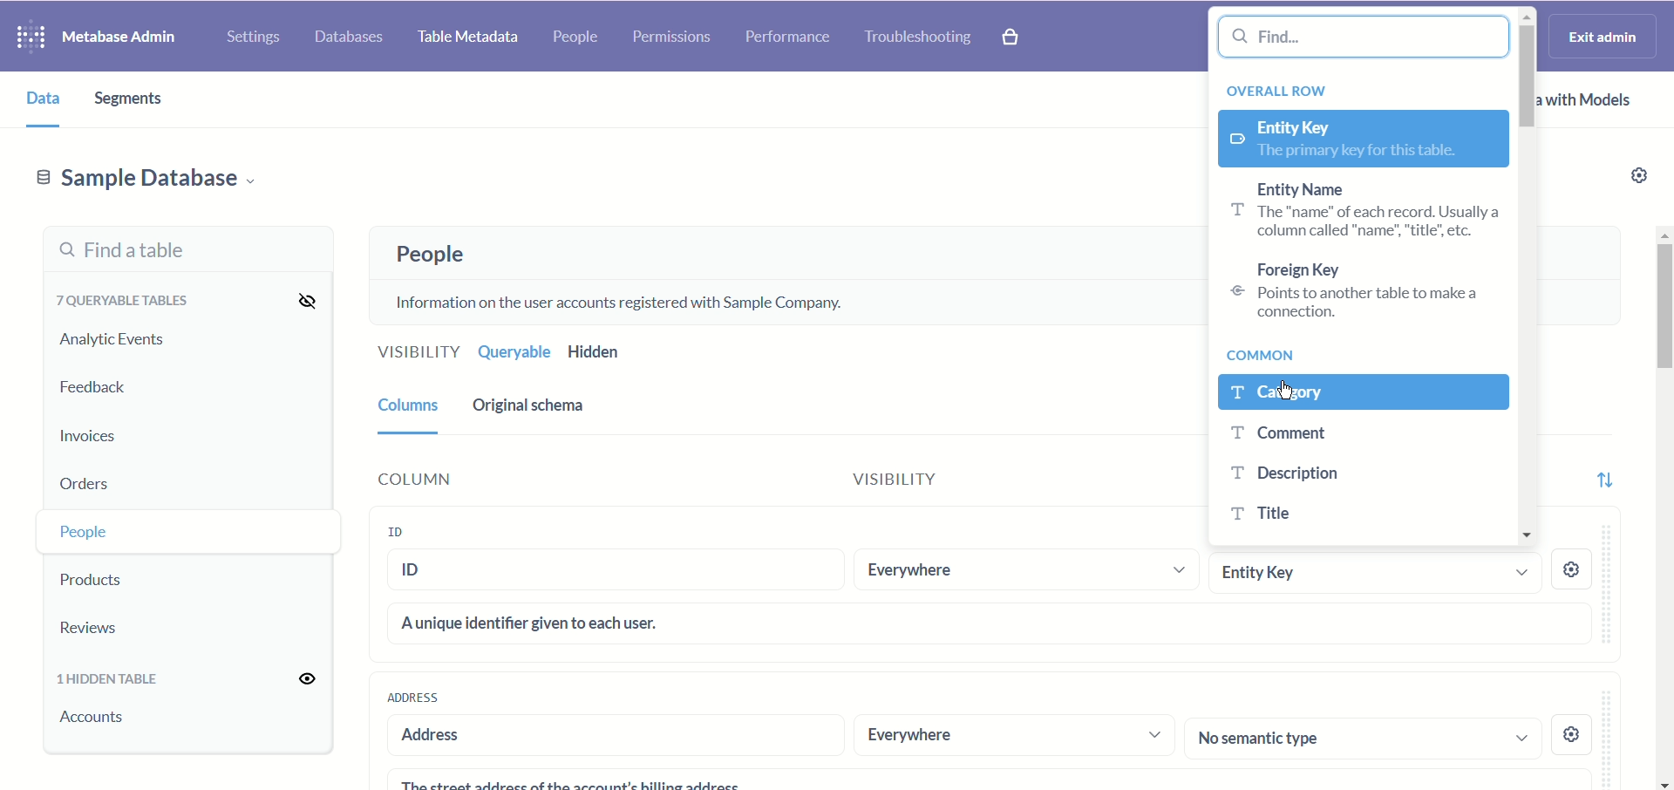  What do you see at coordinates (1022, 37) in the screenshot?
I see `Explore paid features` at bounding box center [1022, 37].